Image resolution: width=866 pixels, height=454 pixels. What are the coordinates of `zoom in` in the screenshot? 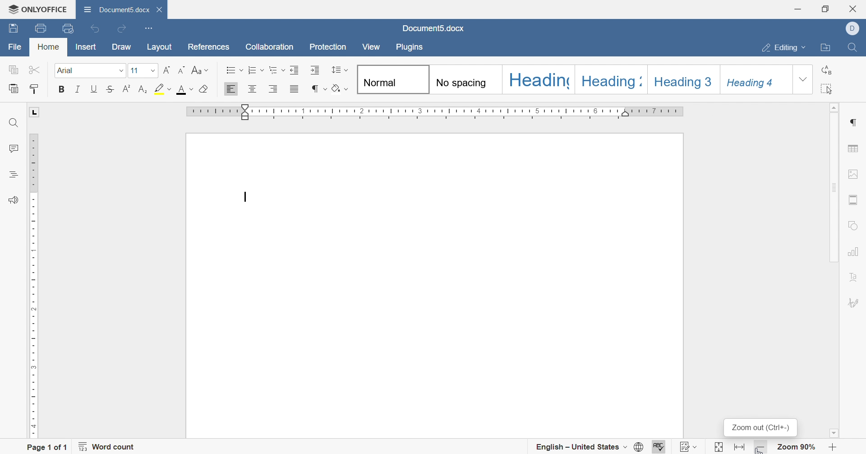 It's located at (836, 447).